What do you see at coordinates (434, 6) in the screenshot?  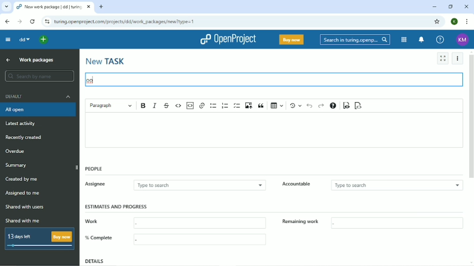 I see `Minimize` at bounding box center [434, 6].